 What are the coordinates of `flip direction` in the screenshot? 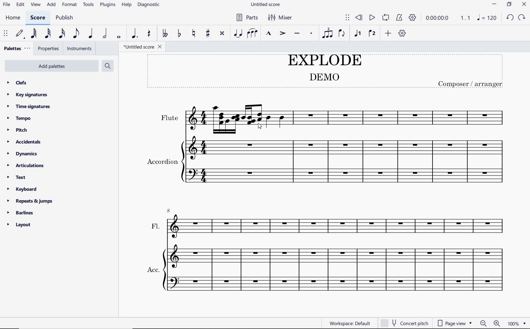 It's located at (342, 33).